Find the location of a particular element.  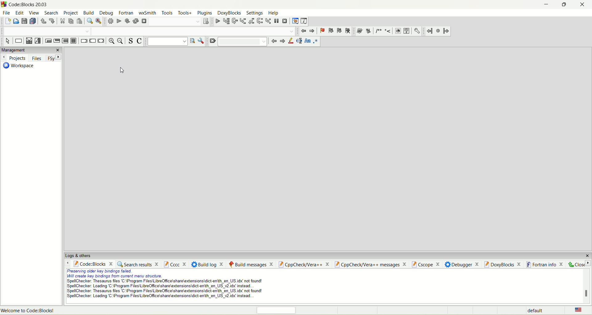

projects is located at coordinates (14, 58).